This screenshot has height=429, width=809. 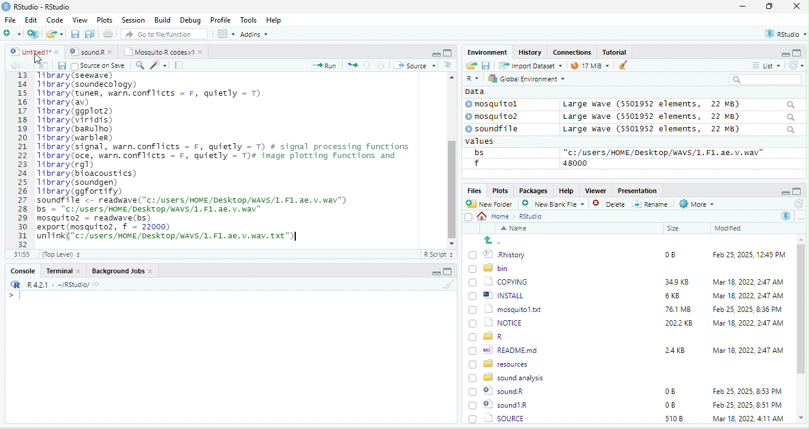 What do you see at coordinates (801, 329) in the screenshot?
I see `scroll bar` at bounding box center [801, 329].